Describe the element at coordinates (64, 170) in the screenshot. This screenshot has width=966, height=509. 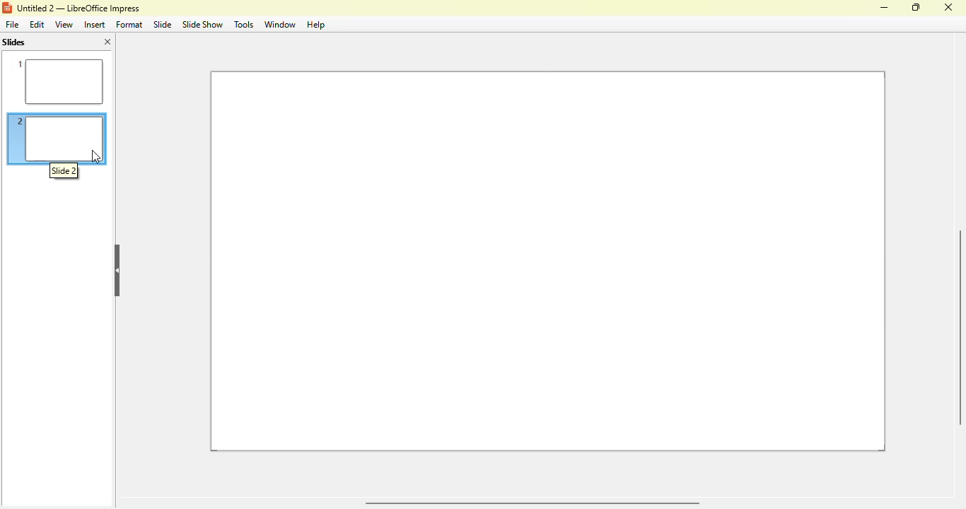
I see `slide 2` at that location.